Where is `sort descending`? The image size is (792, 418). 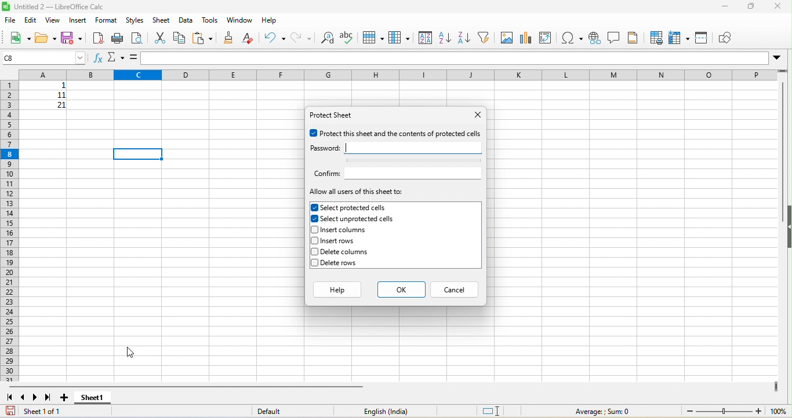 sort descending is located at coordinates (463, 37).